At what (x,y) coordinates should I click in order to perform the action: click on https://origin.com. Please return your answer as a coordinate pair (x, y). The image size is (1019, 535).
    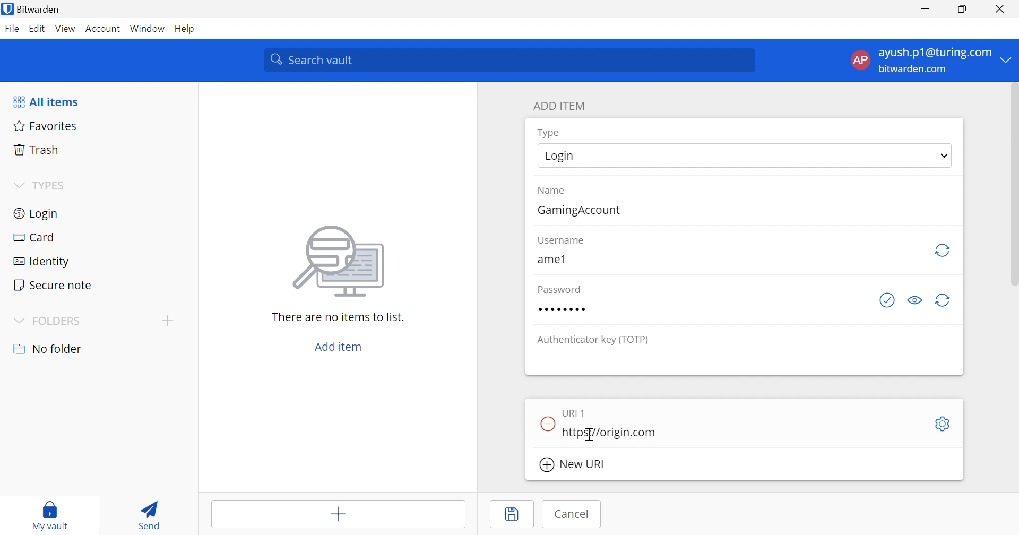
    Looking at the image, I should click on (612, 431).